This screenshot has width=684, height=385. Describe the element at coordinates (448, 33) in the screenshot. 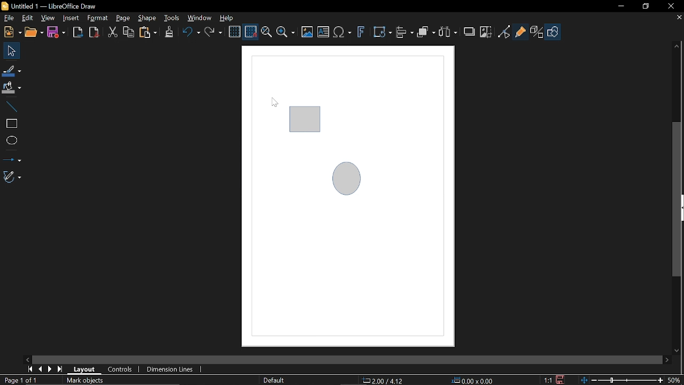

I see `Select at least three object to distribute` at that location.